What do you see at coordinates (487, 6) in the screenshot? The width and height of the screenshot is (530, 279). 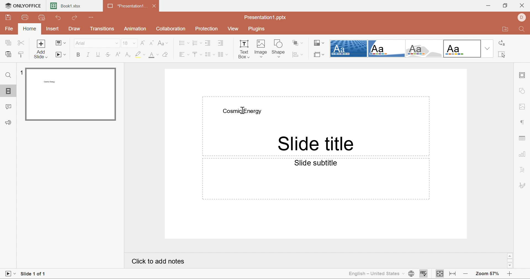 I see `Minimize` at bounding box center [487, 6].